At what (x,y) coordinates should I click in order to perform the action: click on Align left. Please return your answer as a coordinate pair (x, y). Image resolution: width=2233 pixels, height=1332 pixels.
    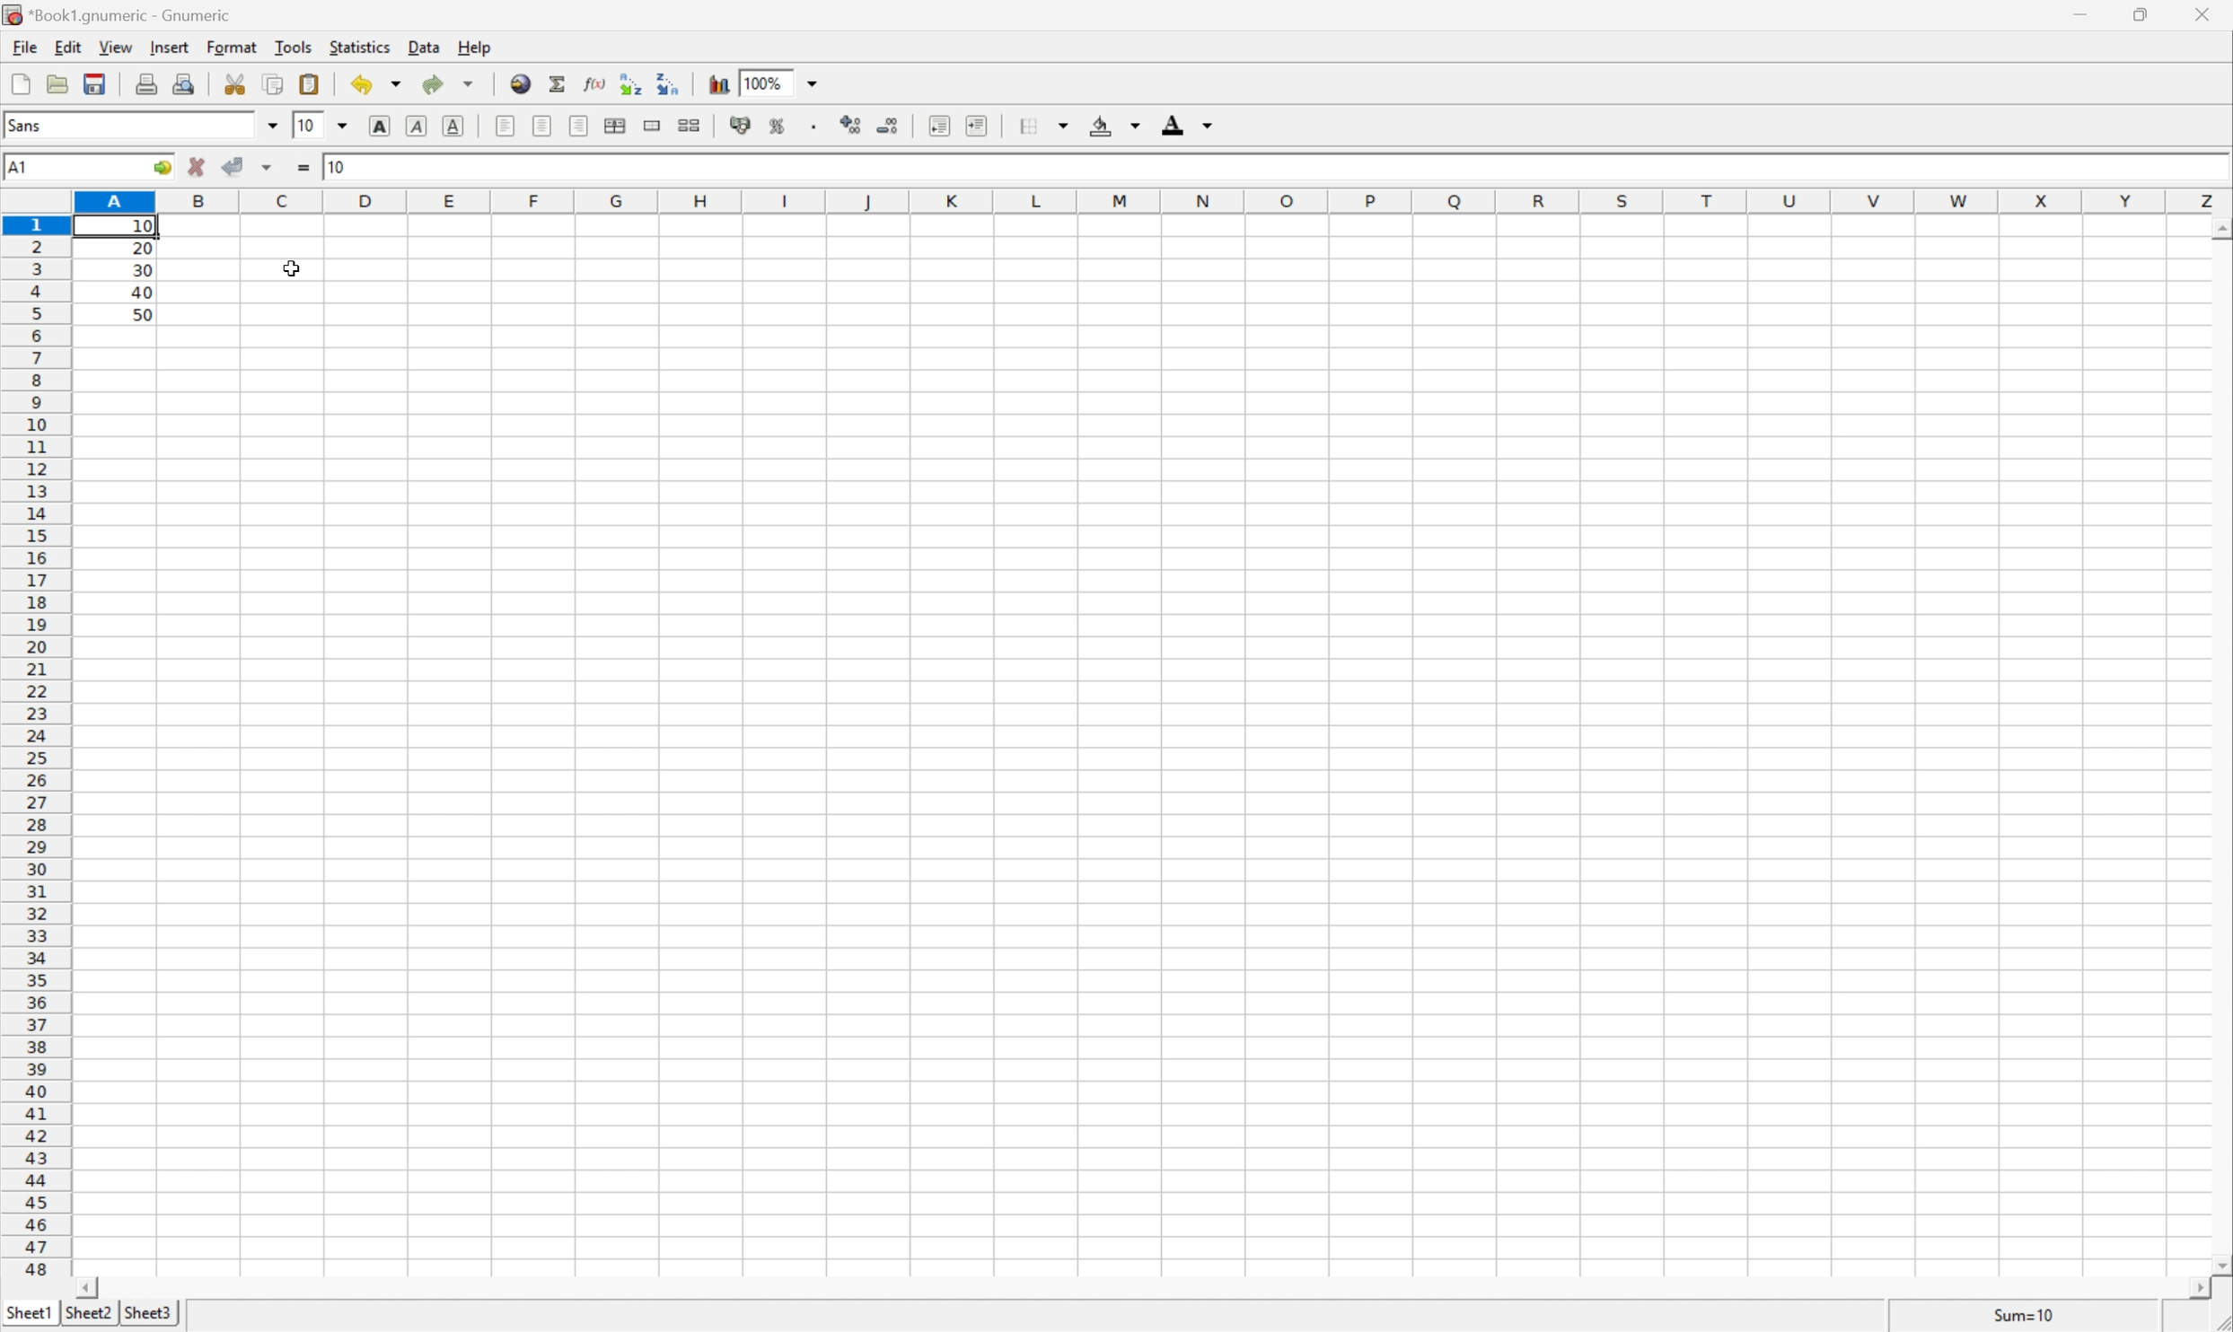
    Looking at the image, I should click on (504, 124).